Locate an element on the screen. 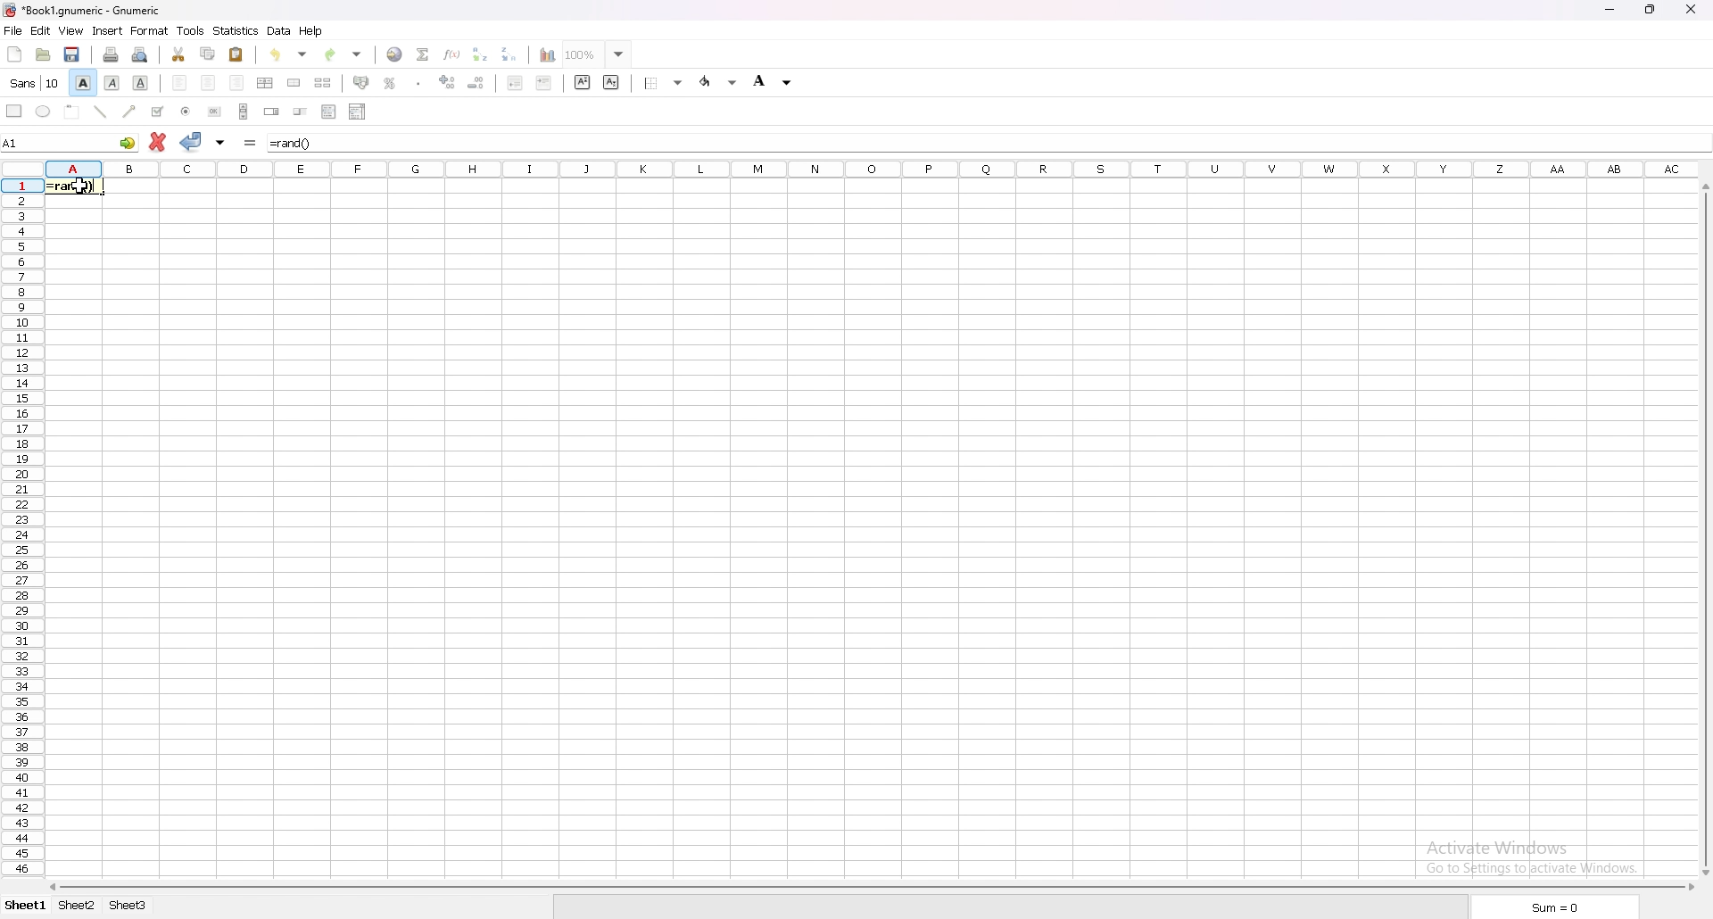  file is located at coordinates (12, 31).